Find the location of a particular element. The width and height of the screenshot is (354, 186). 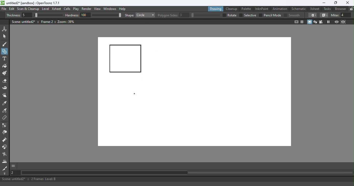

smooth is located at coordinates (295, 15).